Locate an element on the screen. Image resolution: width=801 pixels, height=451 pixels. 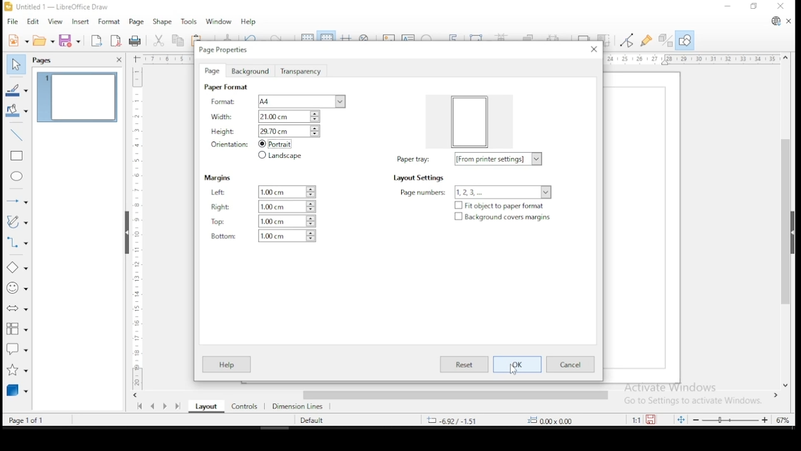
Print is located at coordinates (135, 40).